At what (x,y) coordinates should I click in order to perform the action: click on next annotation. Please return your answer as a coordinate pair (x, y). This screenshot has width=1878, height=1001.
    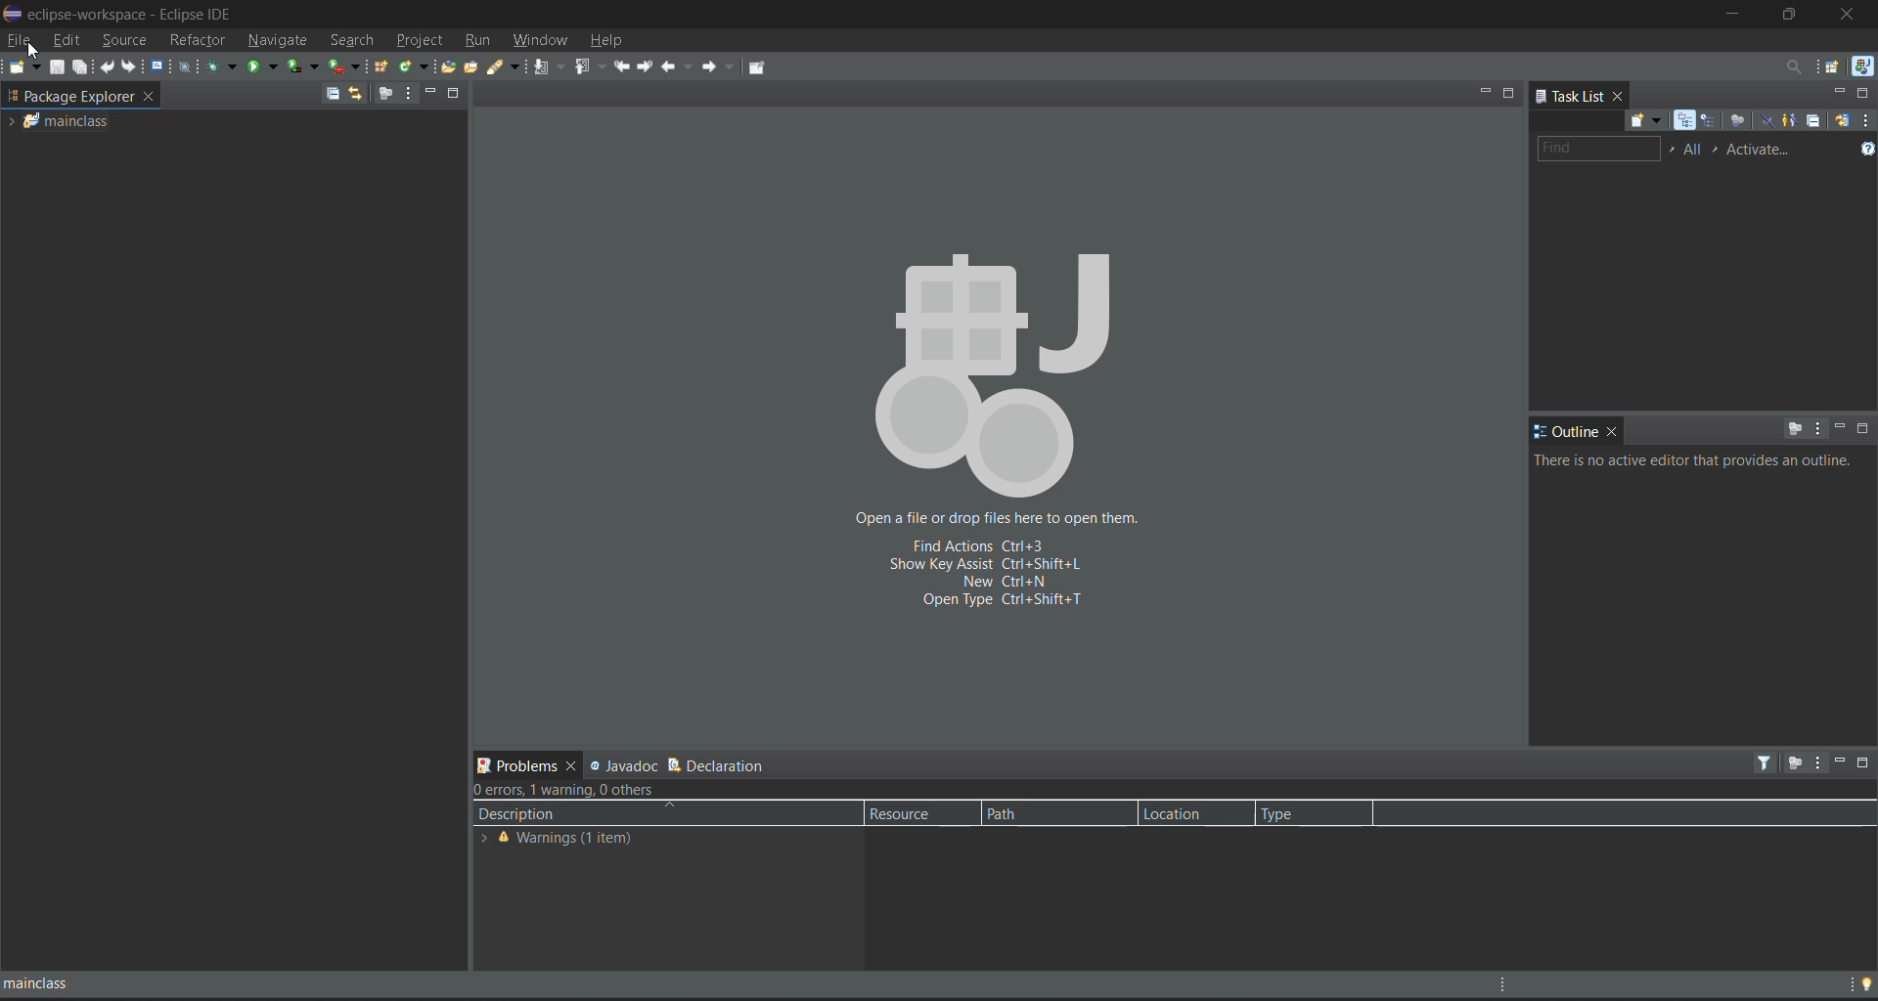
    Looking at the image, I should click on (549, 65).